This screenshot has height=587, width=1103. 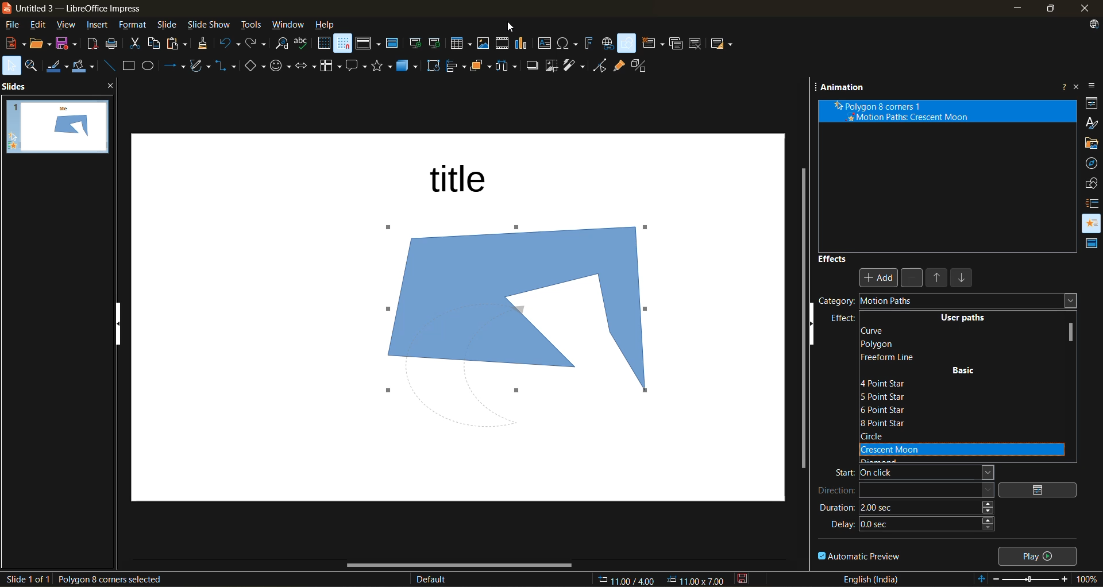 What do you see at coordinates (882, 436) in the screenshot?
I see `circle` at bounding box center [882, 436].